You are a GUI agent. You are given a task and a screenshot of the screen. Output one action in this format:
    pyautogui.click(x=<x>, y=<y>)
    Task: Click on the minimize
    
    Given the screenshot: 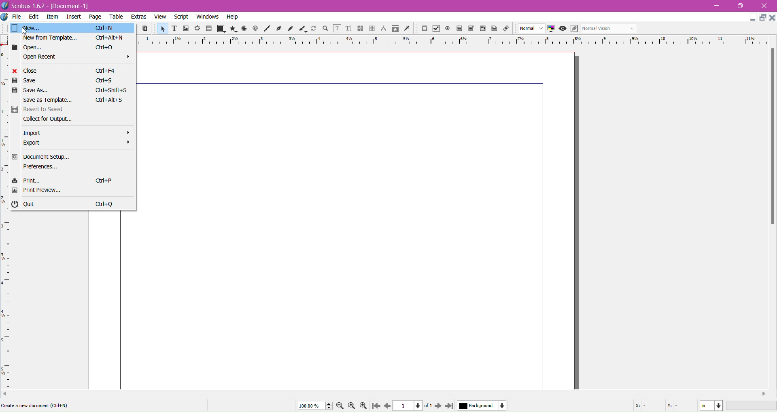 What is the action you would take?
    pyautogui.click(x=749, y=18)
    